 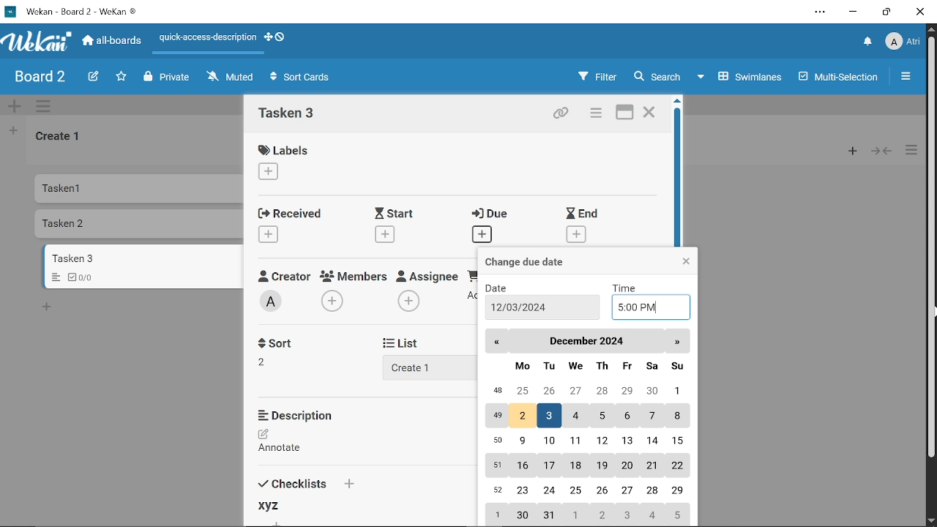 What do you see at coordinates (885, 14) in the screenshot?
I see `Restore down` at bounding box center [885, 14].